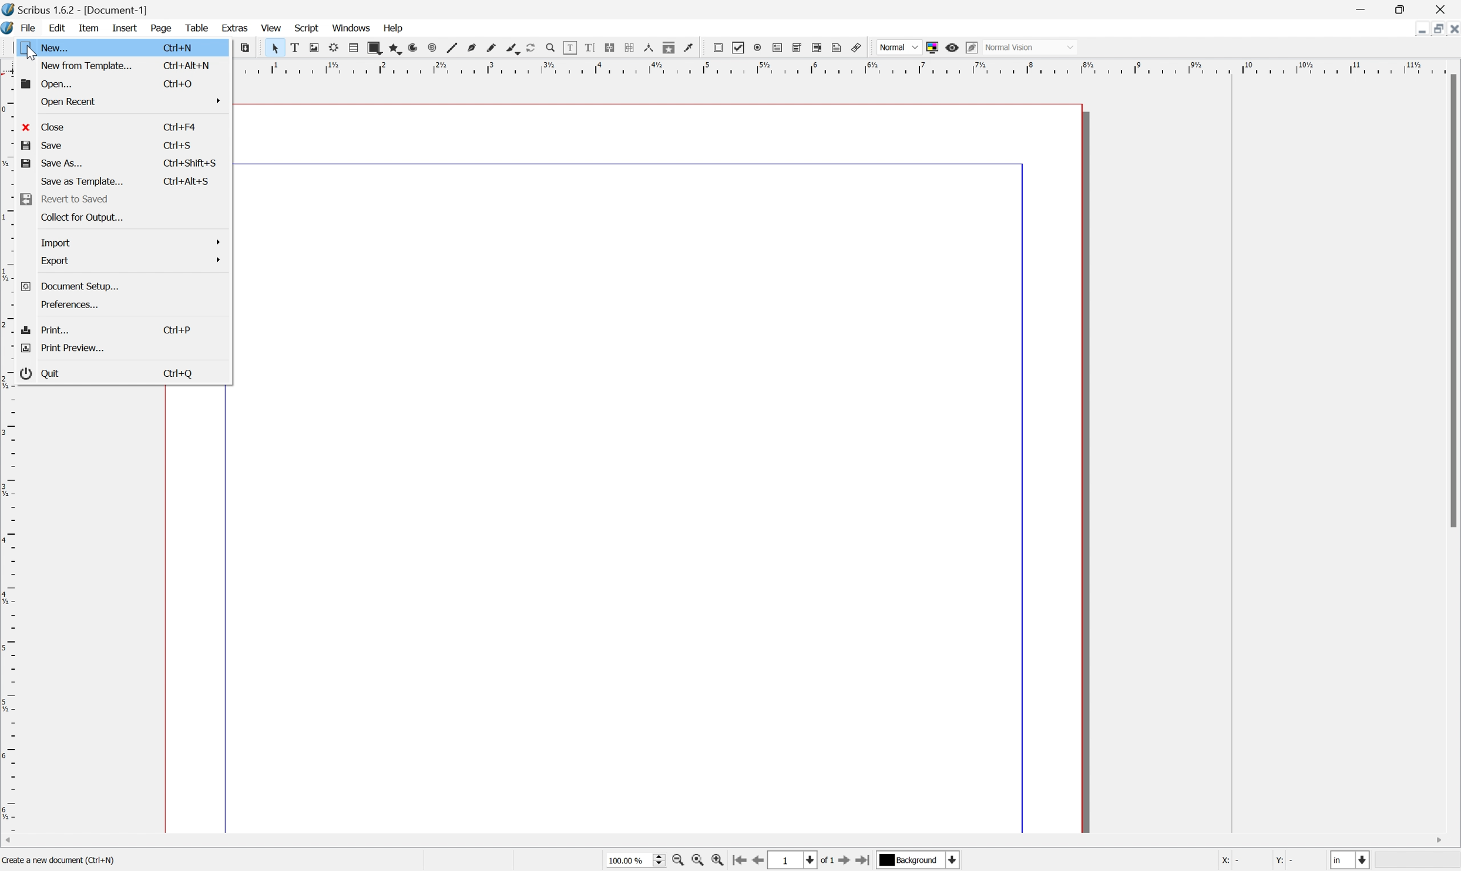 Image resolution: width=1461 pixels, height=871 pixels. What do you see at coordinates (954, 46) in the screenshot?
I see `Preview mode` at bounding box center [954, 46].